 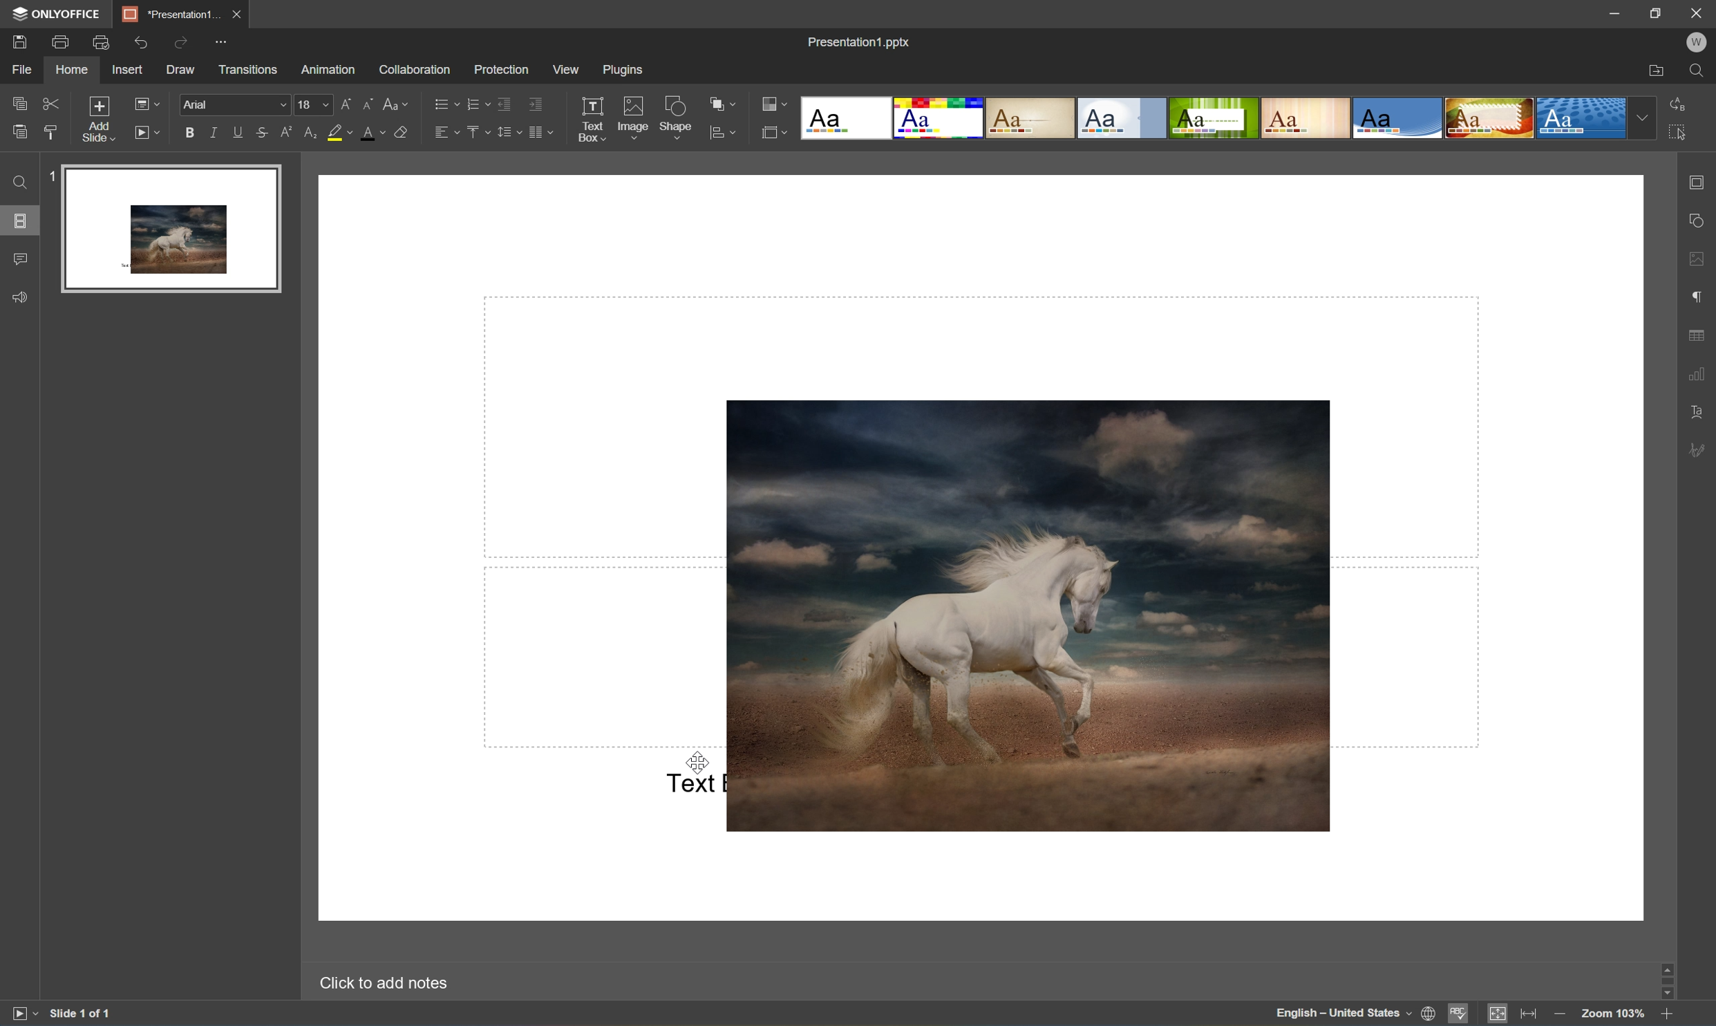 I want to click on Add slide, so click(x=102, y=122).